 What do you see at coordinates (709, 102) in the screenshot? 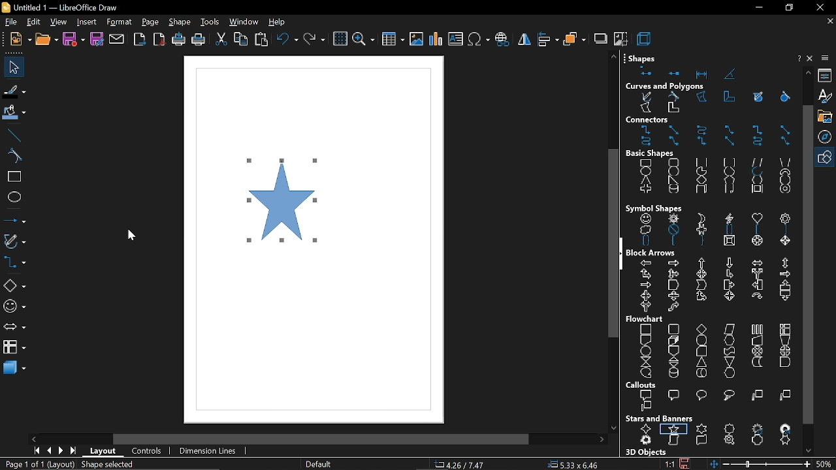
I see `curves and polygons` at bounding box center [709, 102].